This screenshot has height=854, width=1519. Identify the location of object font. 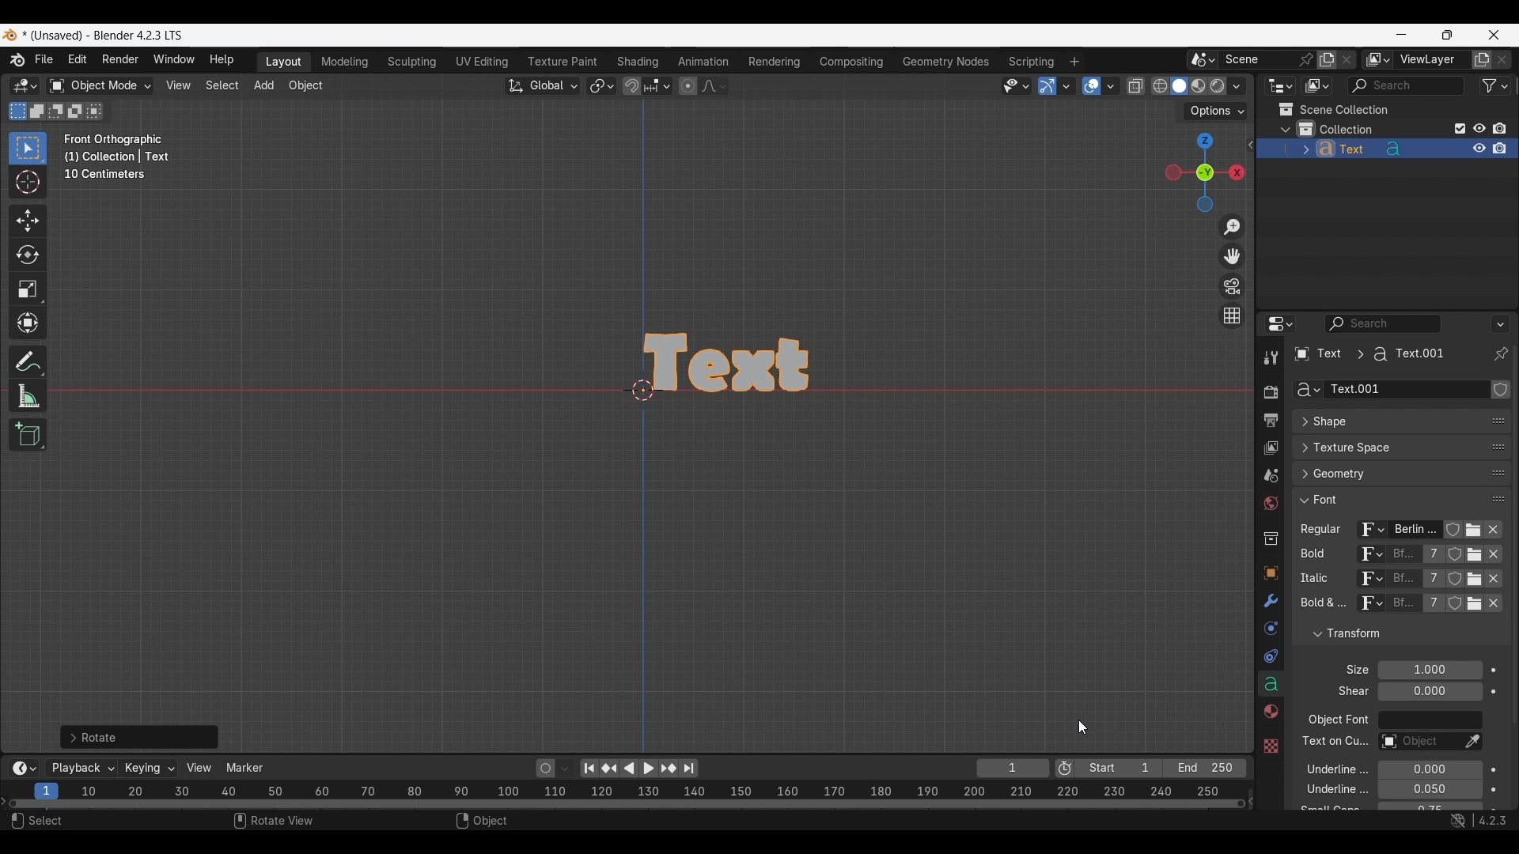
(1337, 722).